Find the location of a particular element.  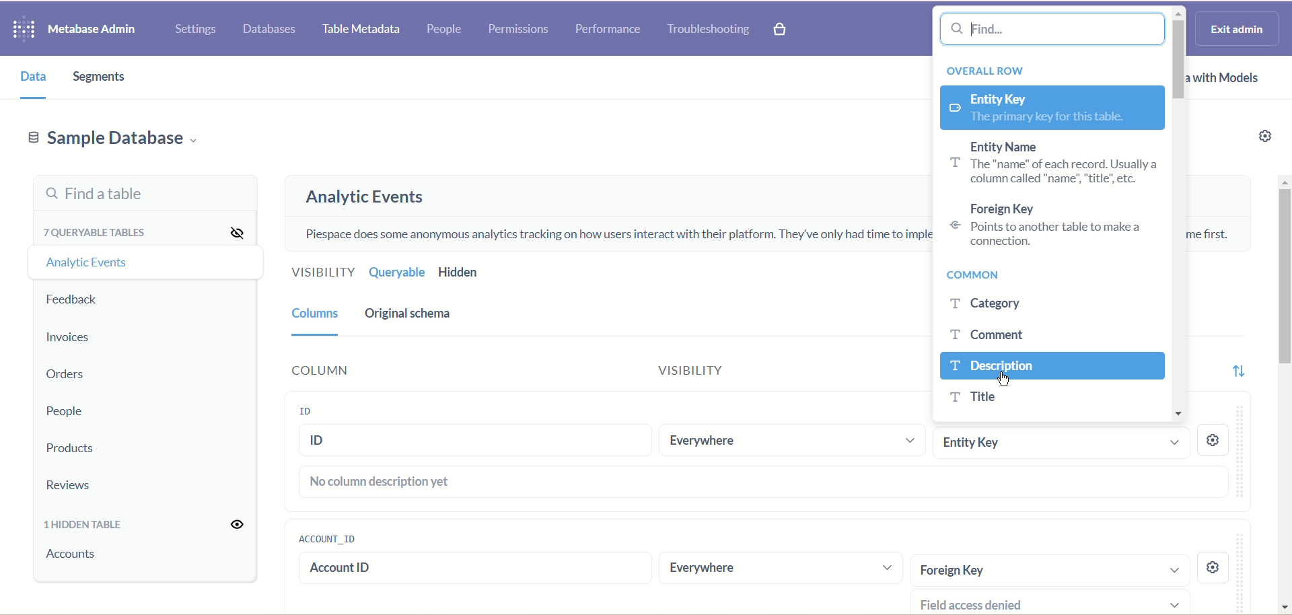

paid features is located at coordinates (781, 30).